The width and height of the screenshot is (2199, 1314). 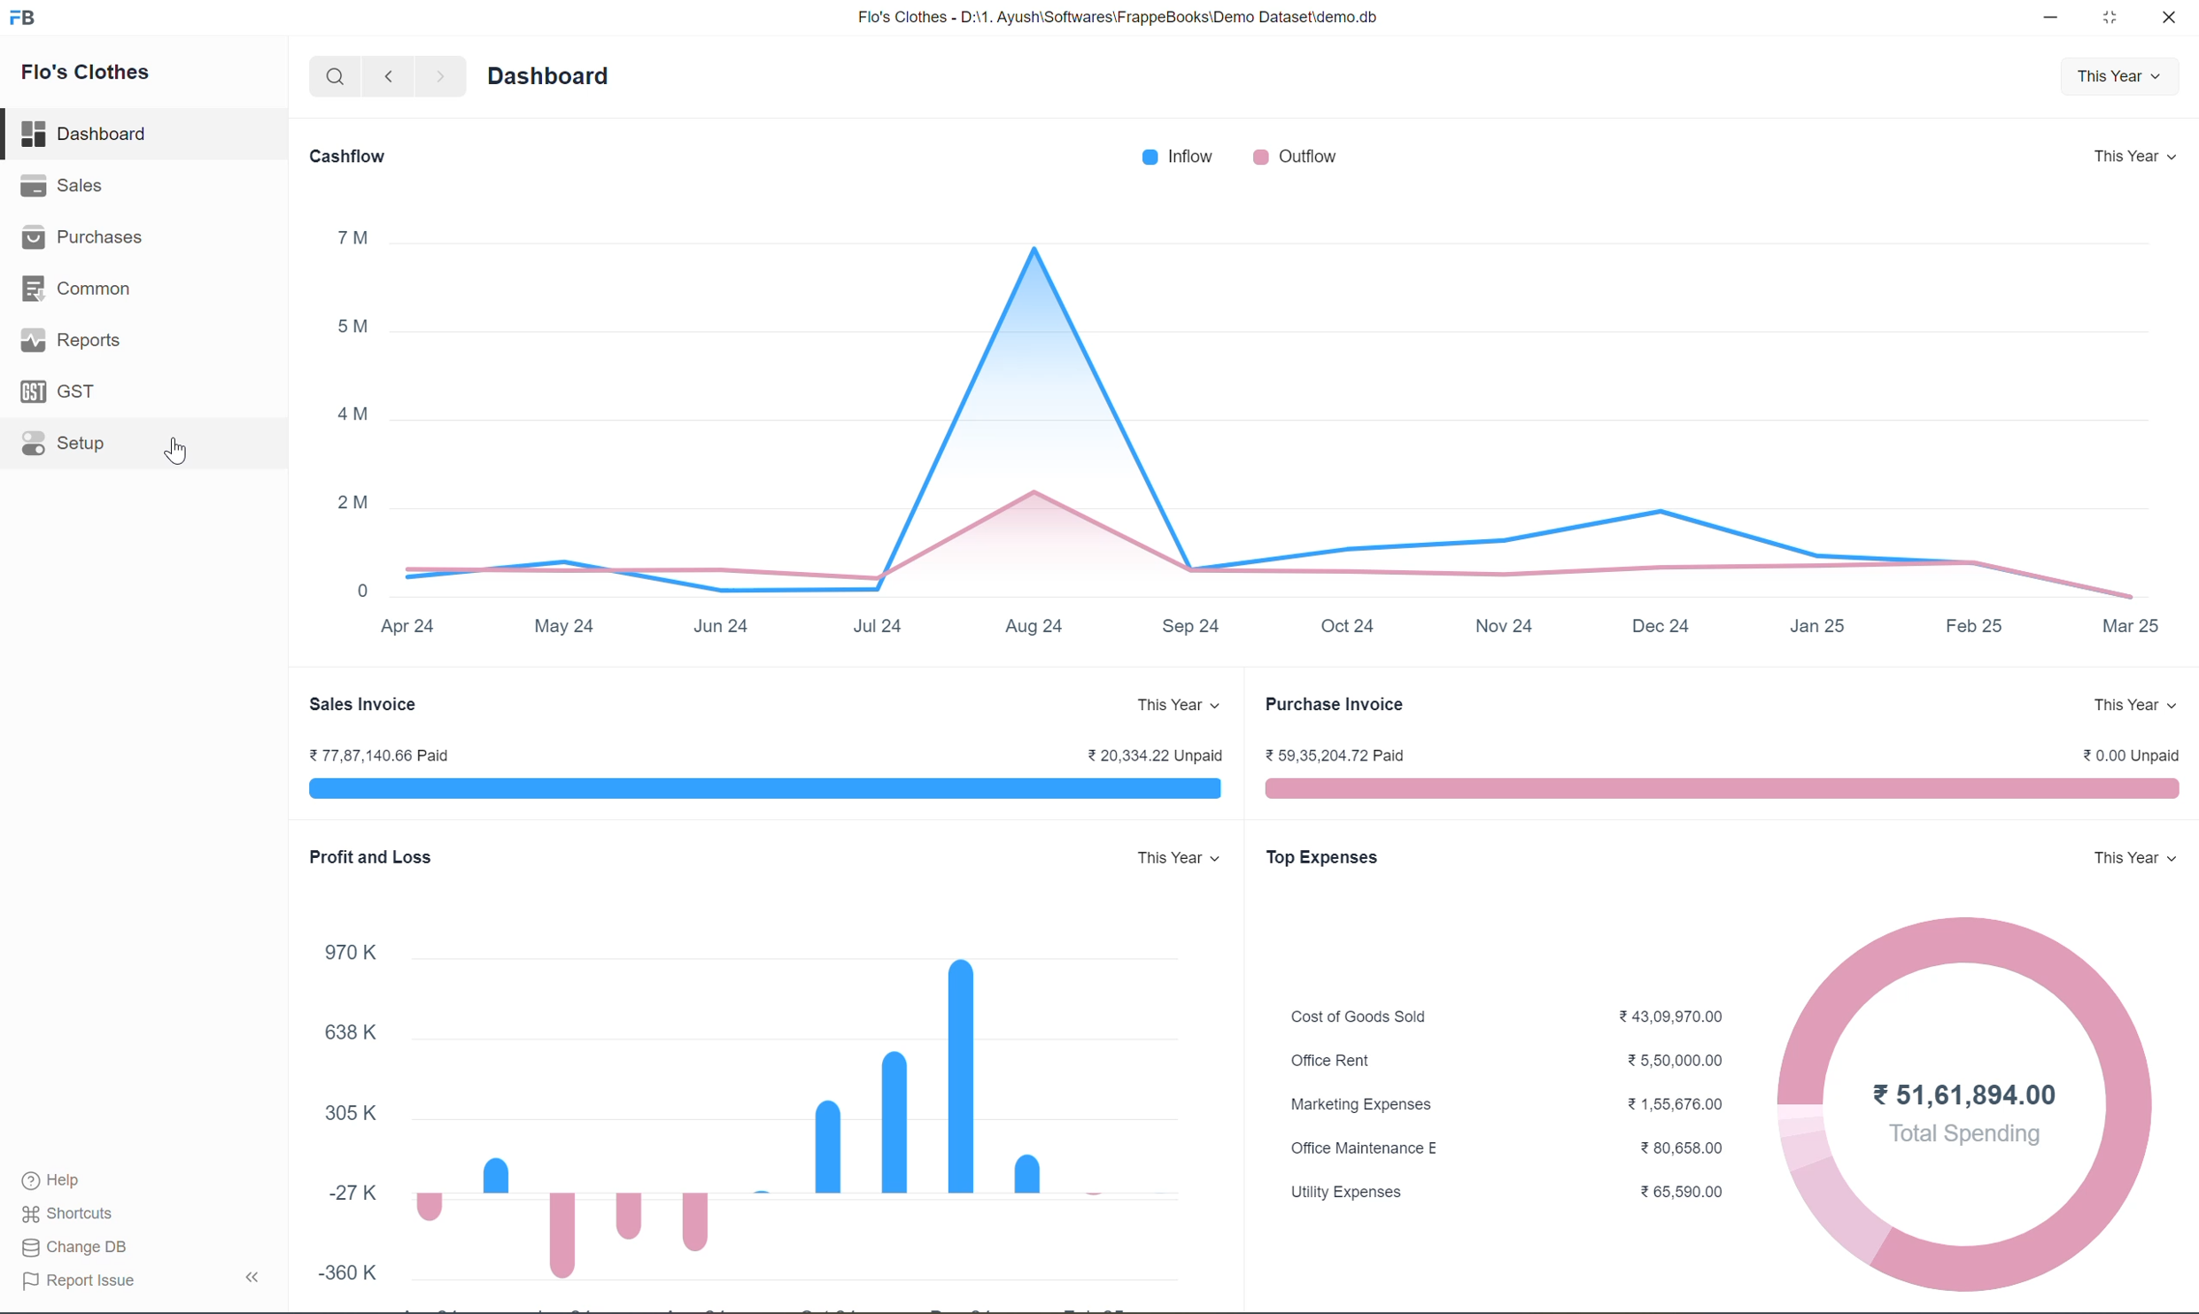 I want to click on ¥77,87,140.66 Paid, so click(x=381, y=756).